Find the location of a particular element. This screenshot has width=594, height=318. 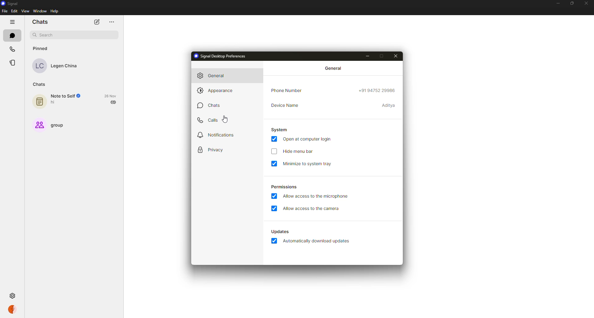

allow access to microphone is located at coordinates (315, 196).